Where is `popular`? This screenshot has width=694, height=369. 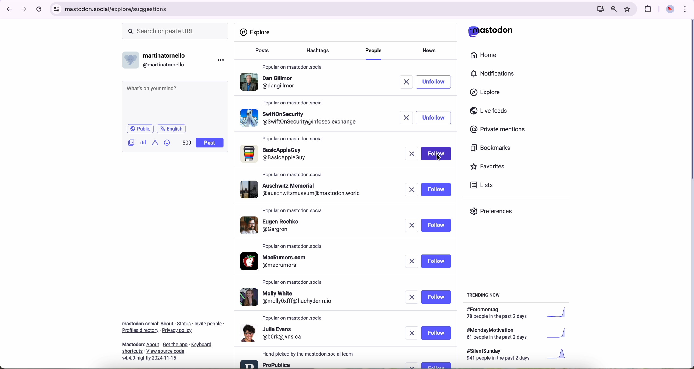
popular is located at coordinates (293, 174).